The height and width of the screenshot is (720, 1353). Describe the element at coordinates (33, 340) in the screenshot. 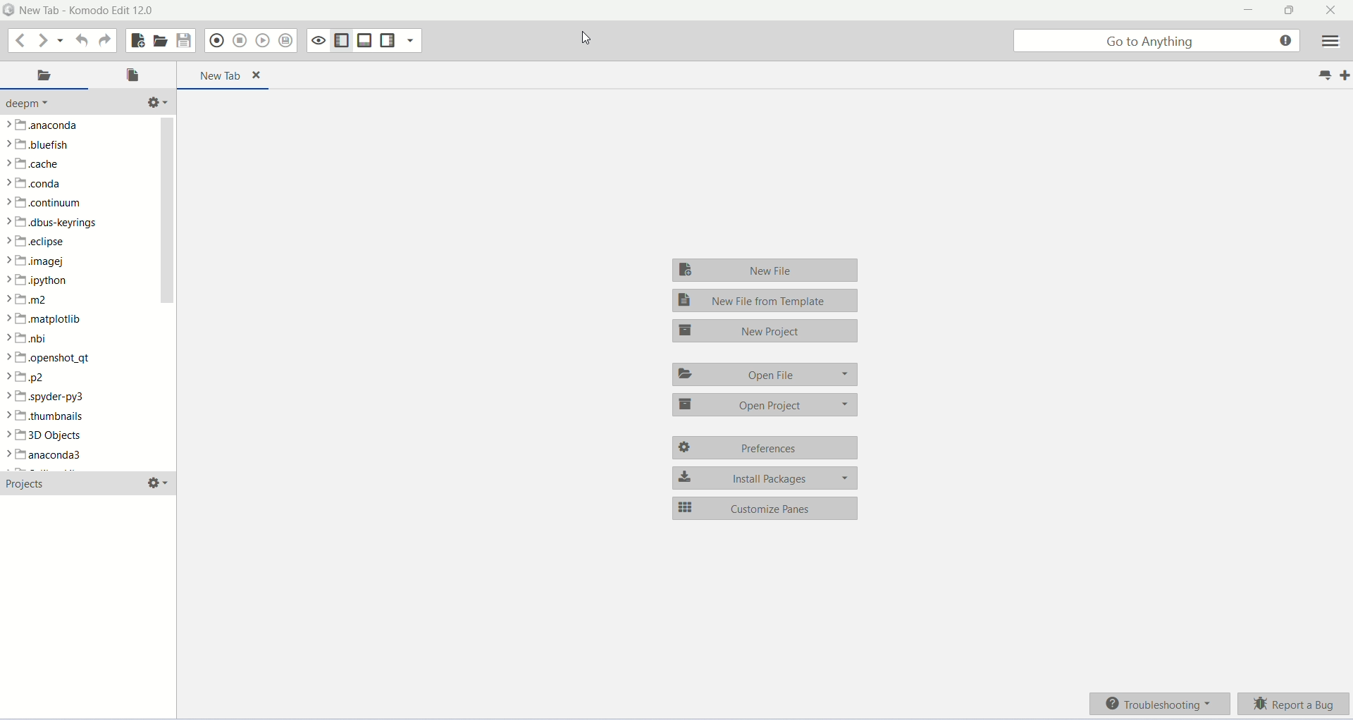

I see `nbi` at that location.